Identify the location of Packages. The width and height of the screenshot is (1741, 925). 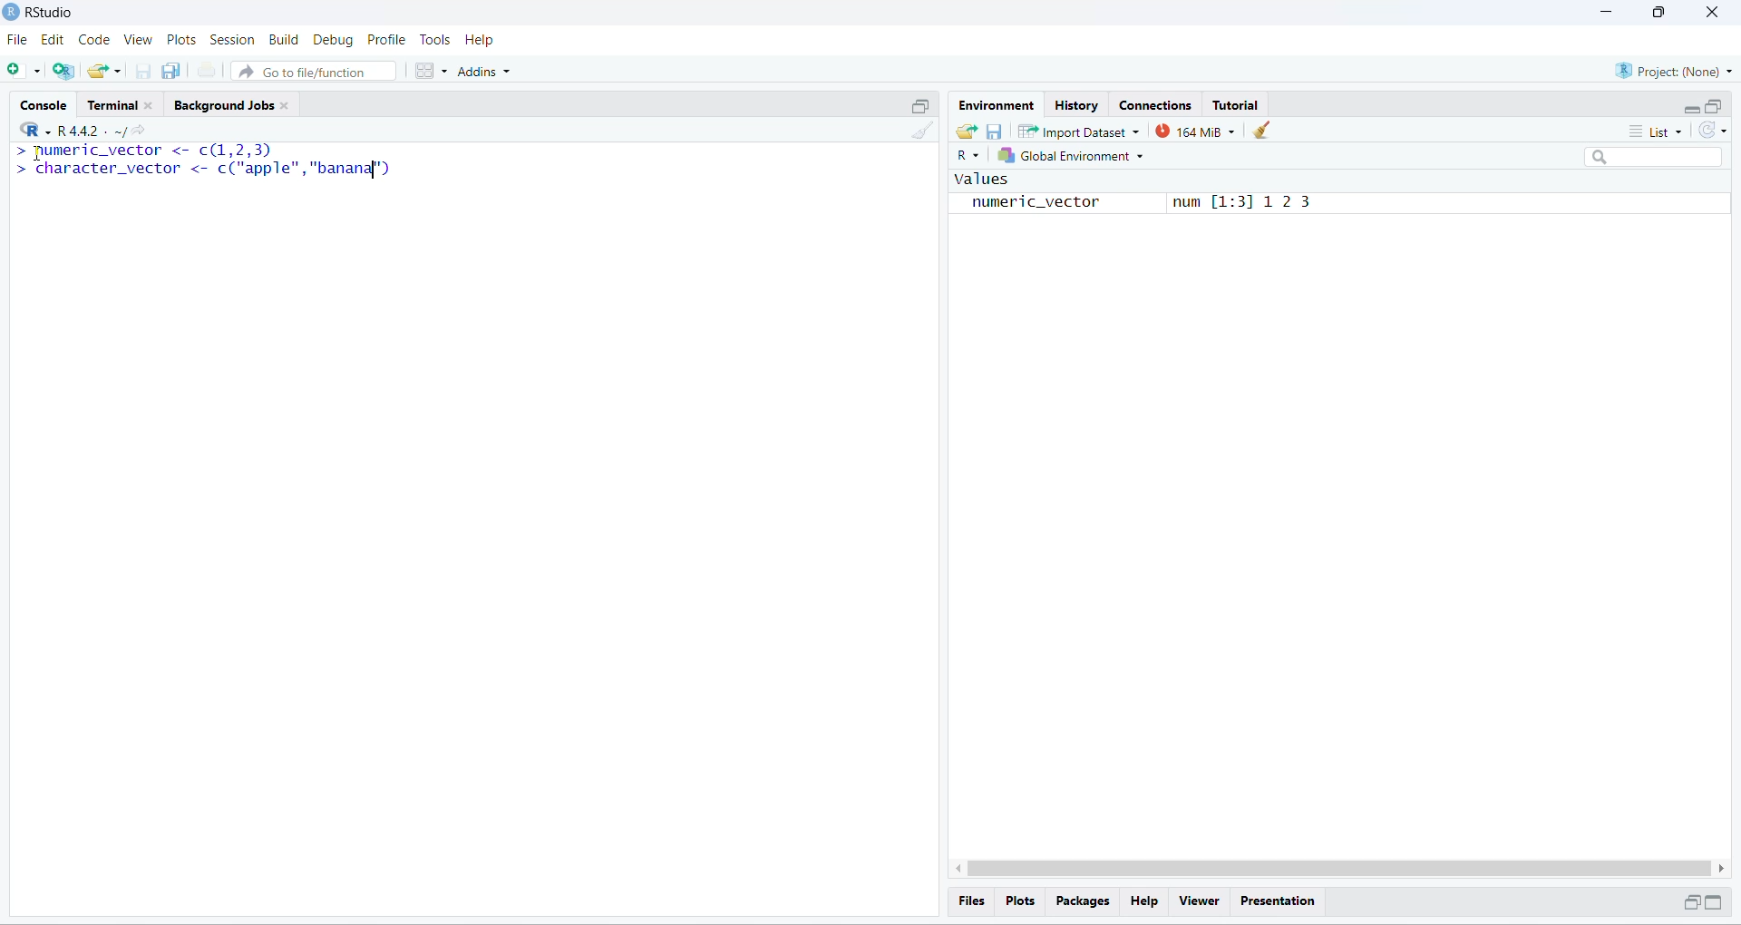
(1083, 901).